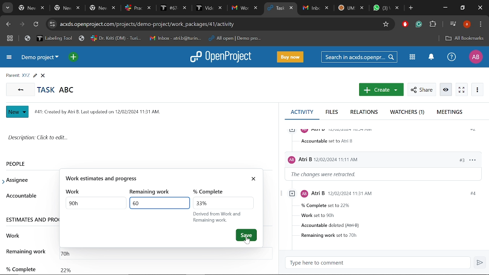 This screenshot has width=489, height=275. What do you see at coordinates (452, 58) in the screenshot?
I see `Help` at bounding box center [452, 58].